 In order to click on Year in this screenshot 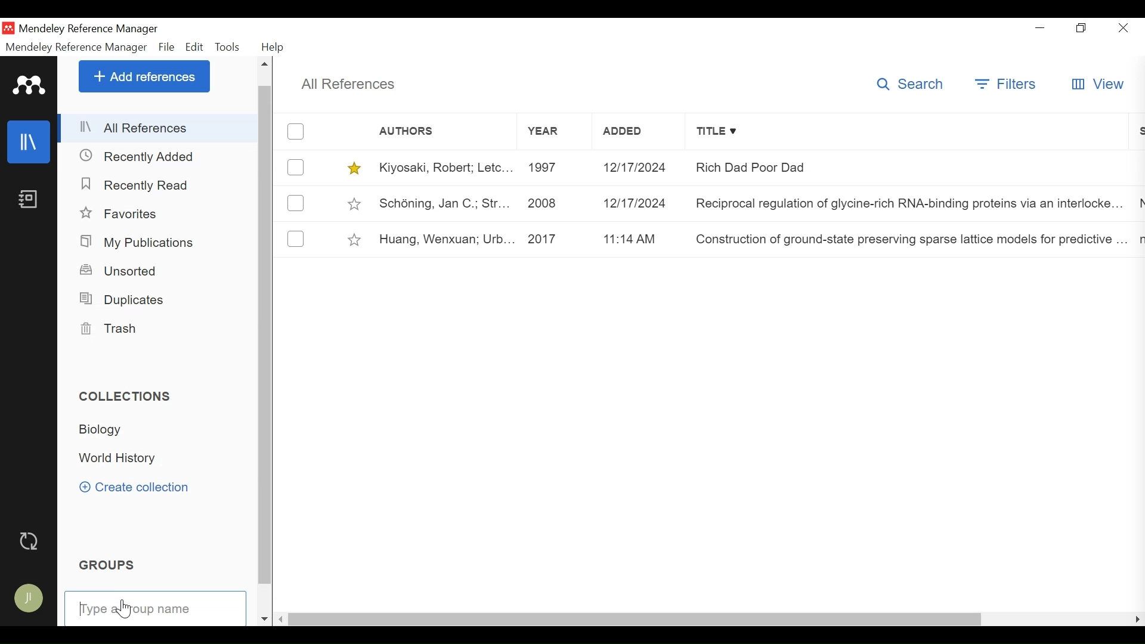, I will do `click(552, 133)`.